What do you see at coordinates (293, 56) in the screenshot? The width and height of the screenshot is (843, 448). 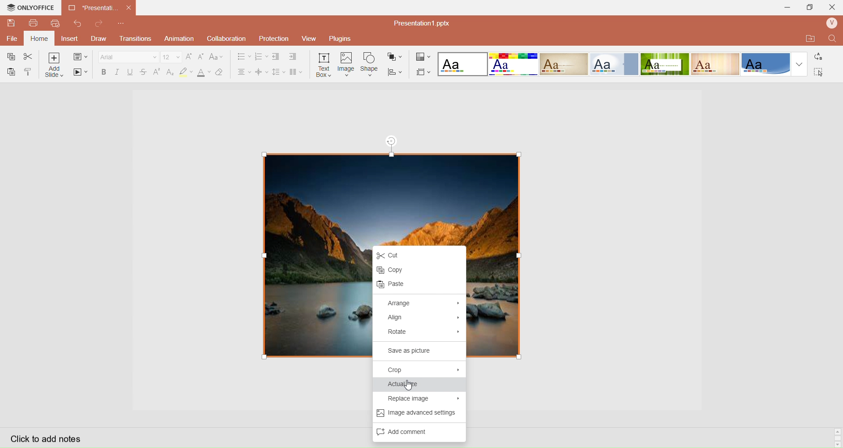 I see `Increase Indent` at bounding box center [293, 56].